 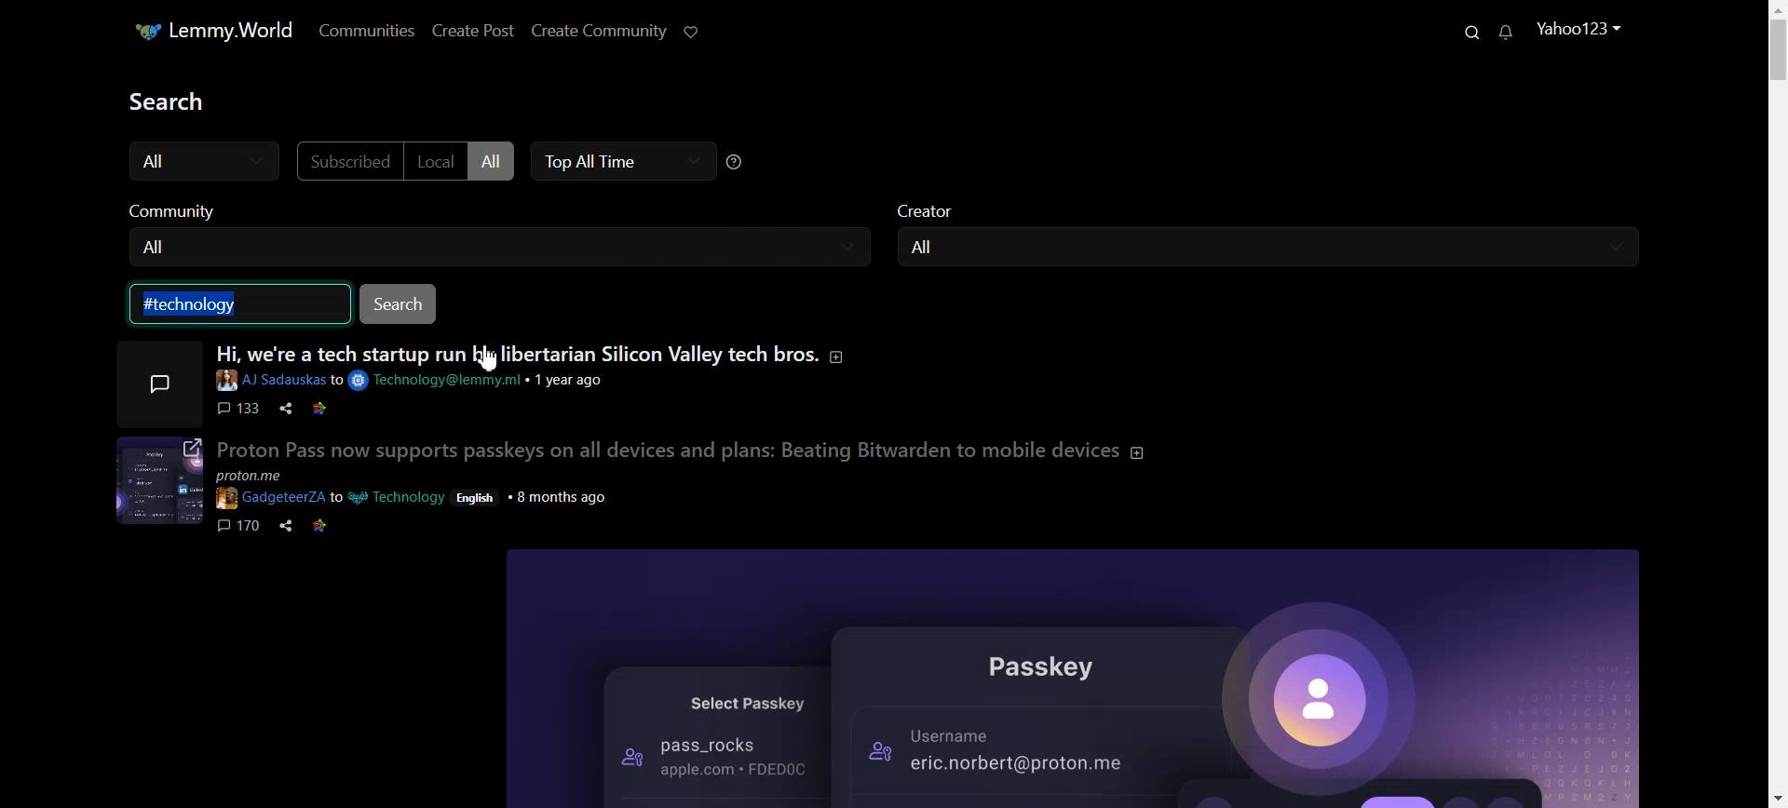 I want to click on All, so click(x=214, y=161).